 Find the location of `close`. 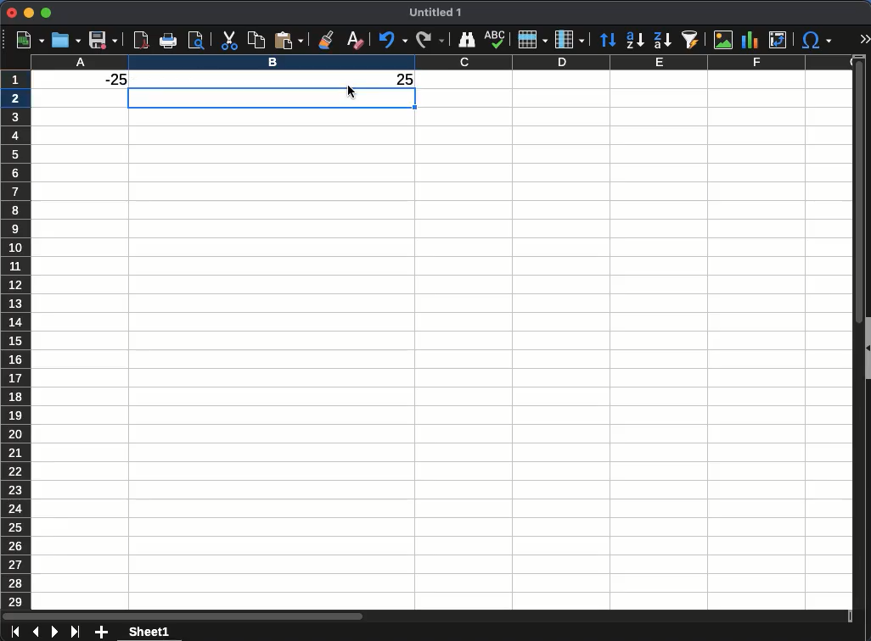

close is located at coordinates (9, 13).